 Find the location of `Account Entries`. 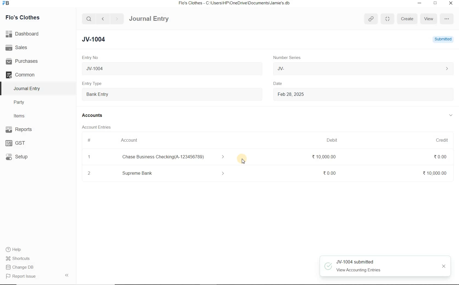

Account Entries is located at coordinates (99, 127).